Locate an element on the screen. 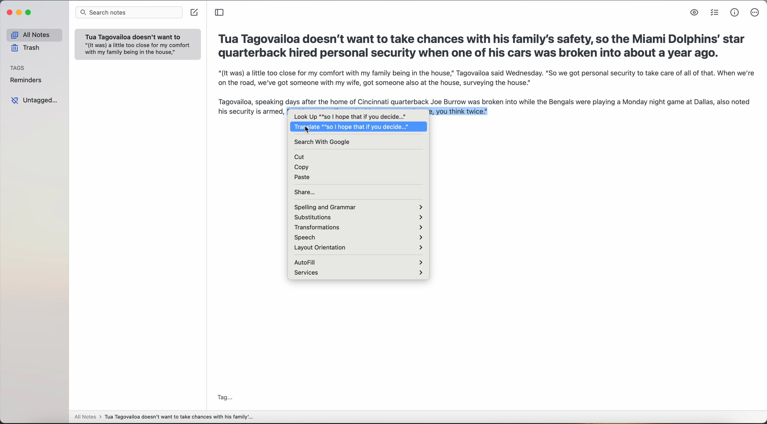 This screenshot has height=424, width=767. minimize is located at coordinates (20, 15).